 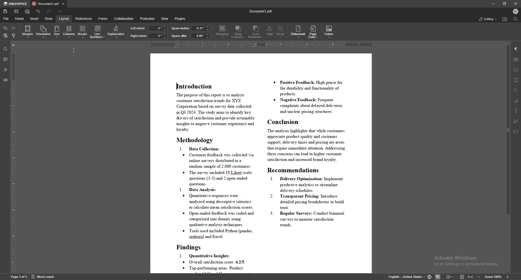 I want to click on resize, so click(x=505, y=4).